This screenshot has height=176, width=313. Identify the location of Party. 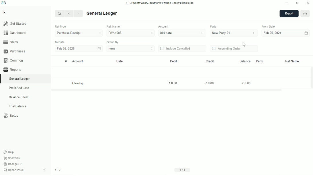
(213, 27).